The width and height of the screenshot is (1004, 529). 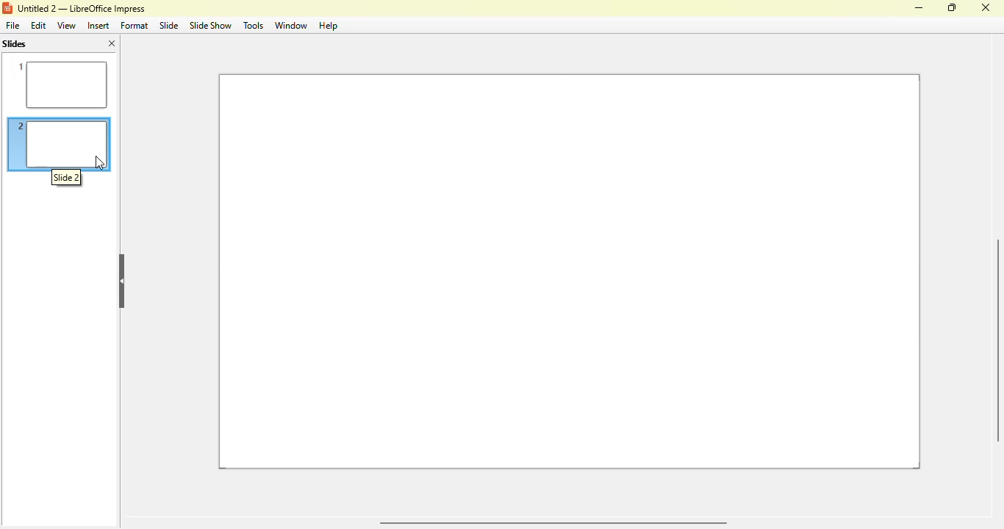 What do you see at coordinates (209, 25) in the screenshot?
I see `slide show` at bounding box center [209, 25].